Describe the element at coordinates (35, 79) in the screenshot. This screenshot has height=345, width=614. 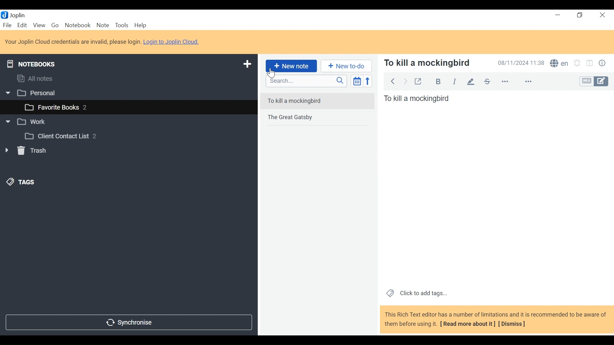
I see `All notes` at that location.